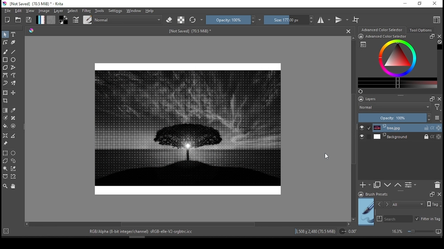  I want to click on measure the distance between two points, so click(13, 136).